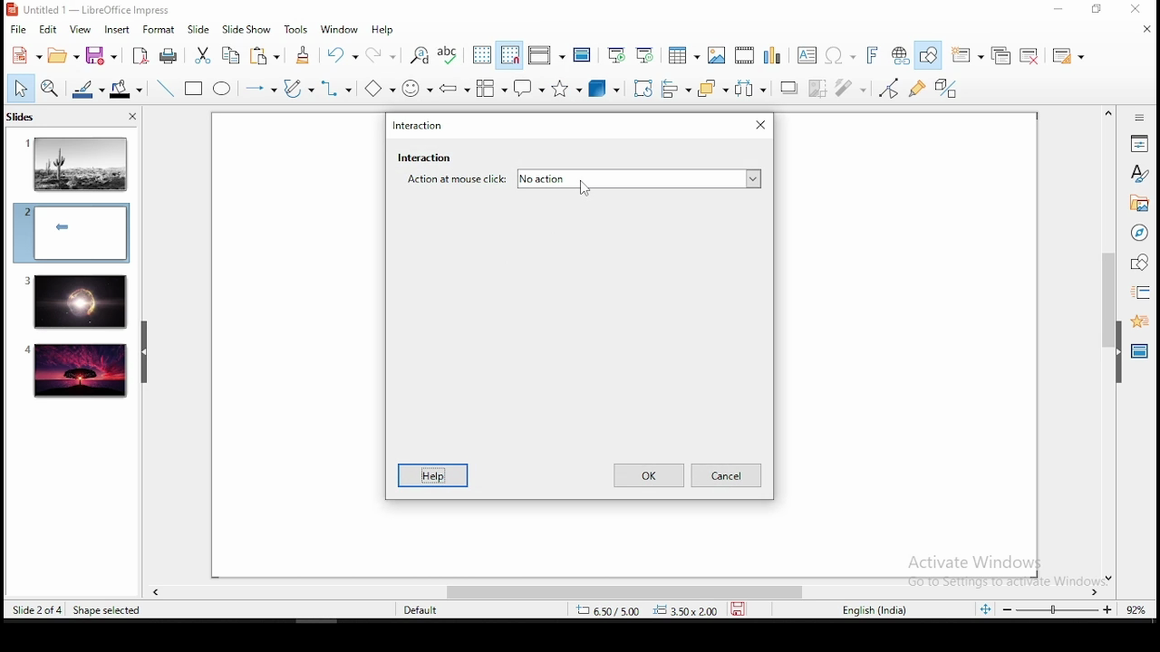  Describe the element at coordinates (1097, 10) in the screenshot. I see `restore` at that location.